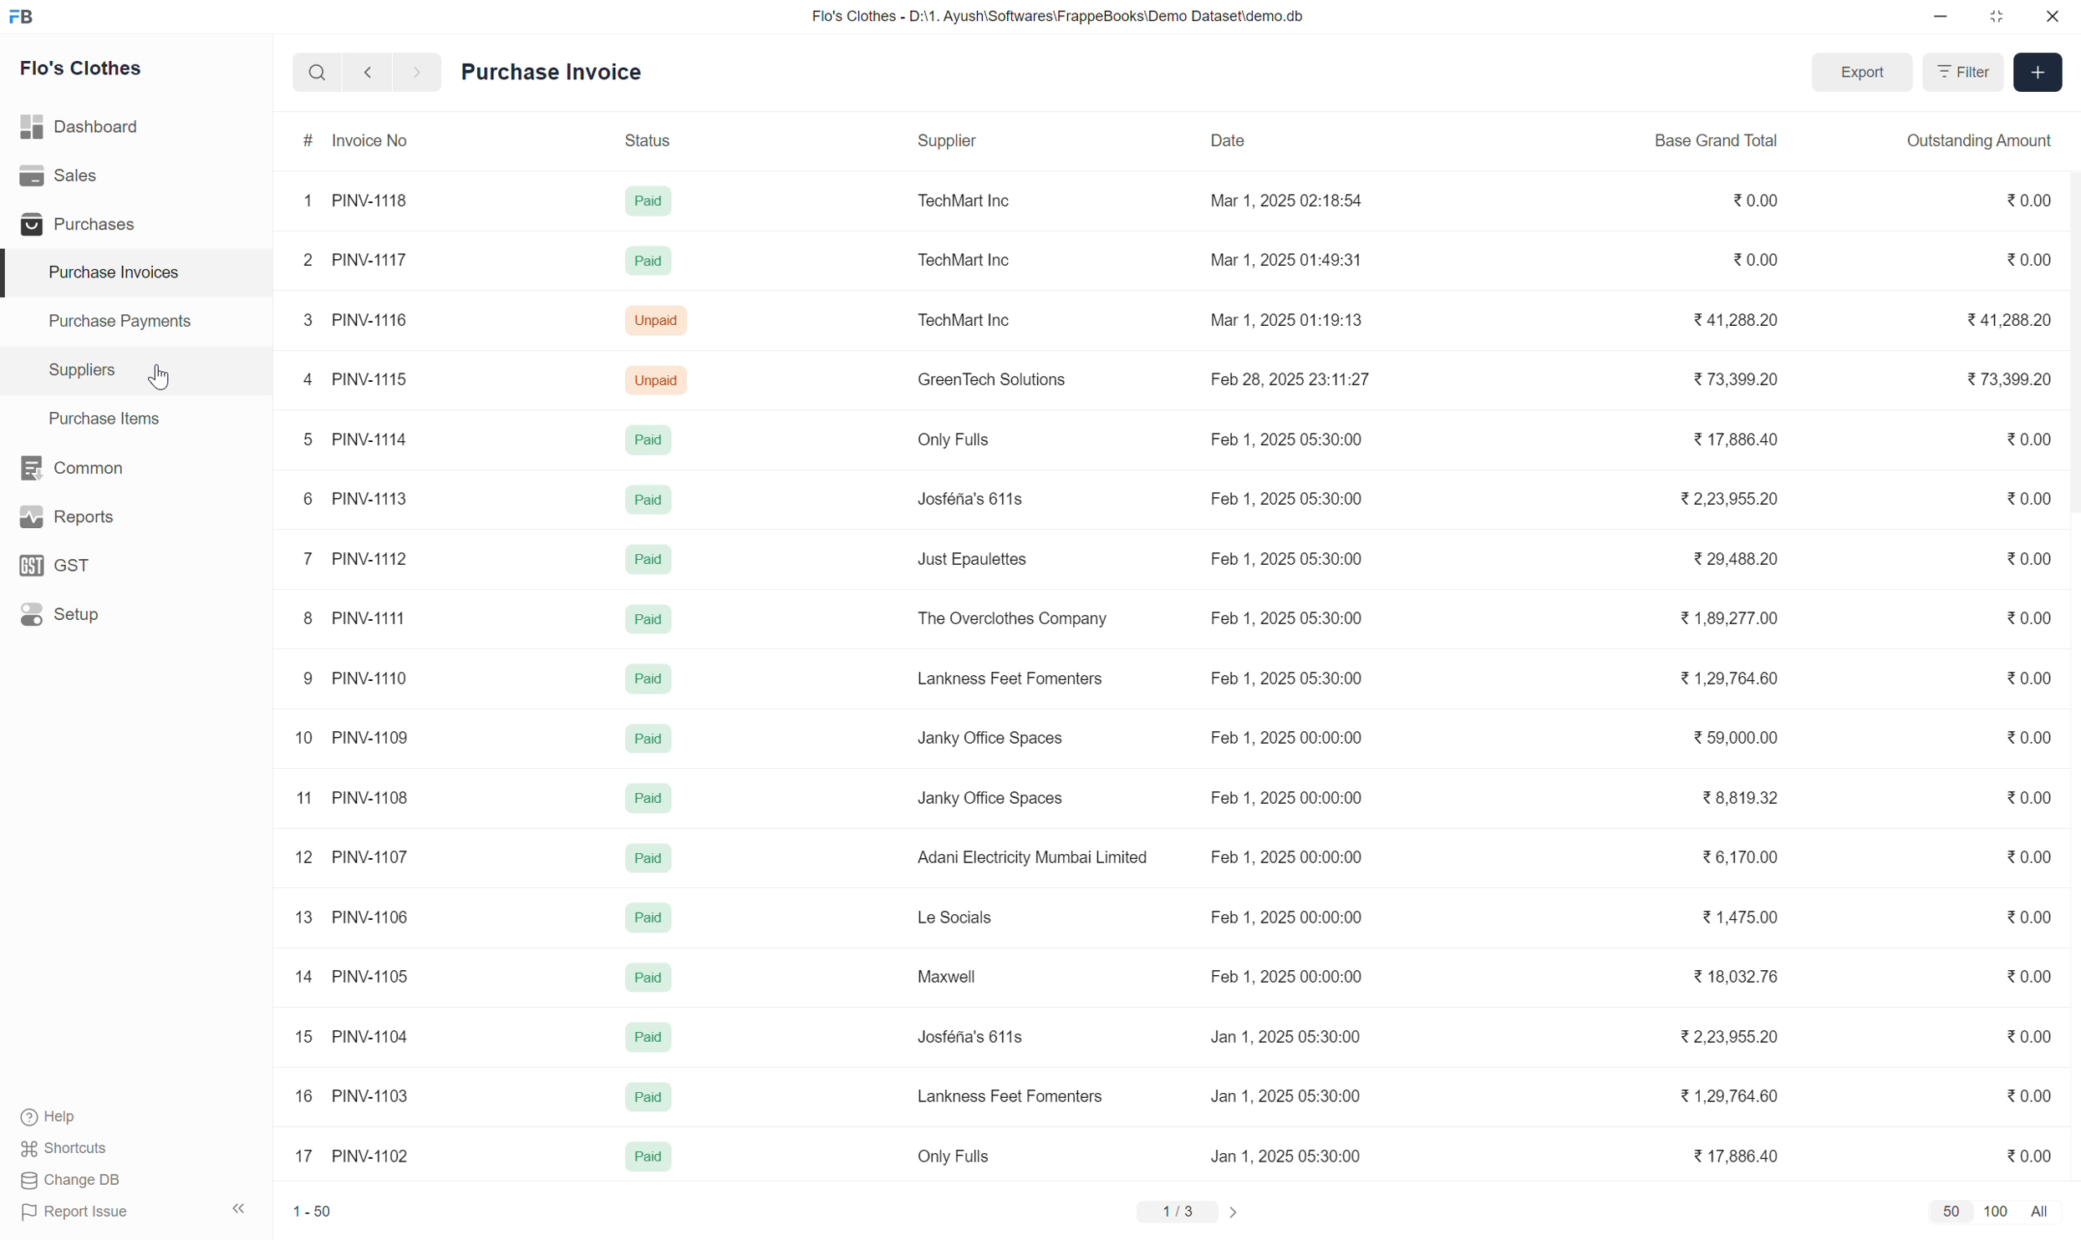 The height and width of the screenshot is (1240, 2081). What do you see at coordinates (1030, 856) in the screenshot?
I see `Adani Electricity Mumbai Limited` at bounding box center [1030, 856].